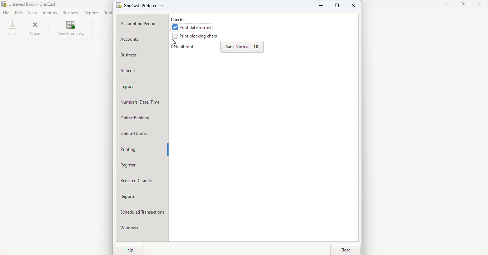 Image resolution: width=488 pixels, height=255 pixels. Describe the element at coordinates (142, 181) in the screenshot. I see `Register defaults` at that location.